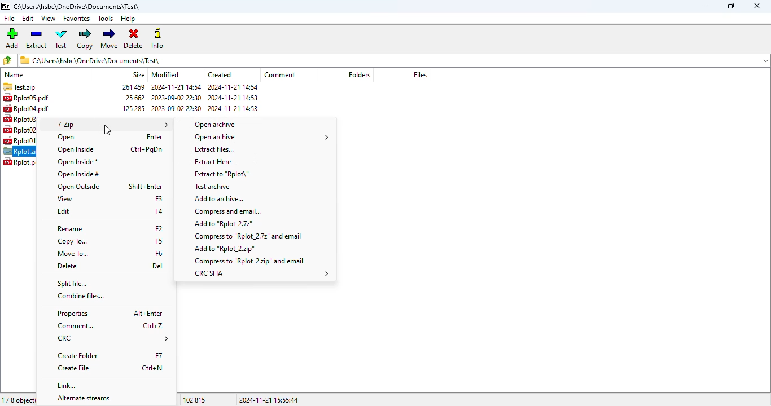  I want to click on minimize, so click(706, 6).